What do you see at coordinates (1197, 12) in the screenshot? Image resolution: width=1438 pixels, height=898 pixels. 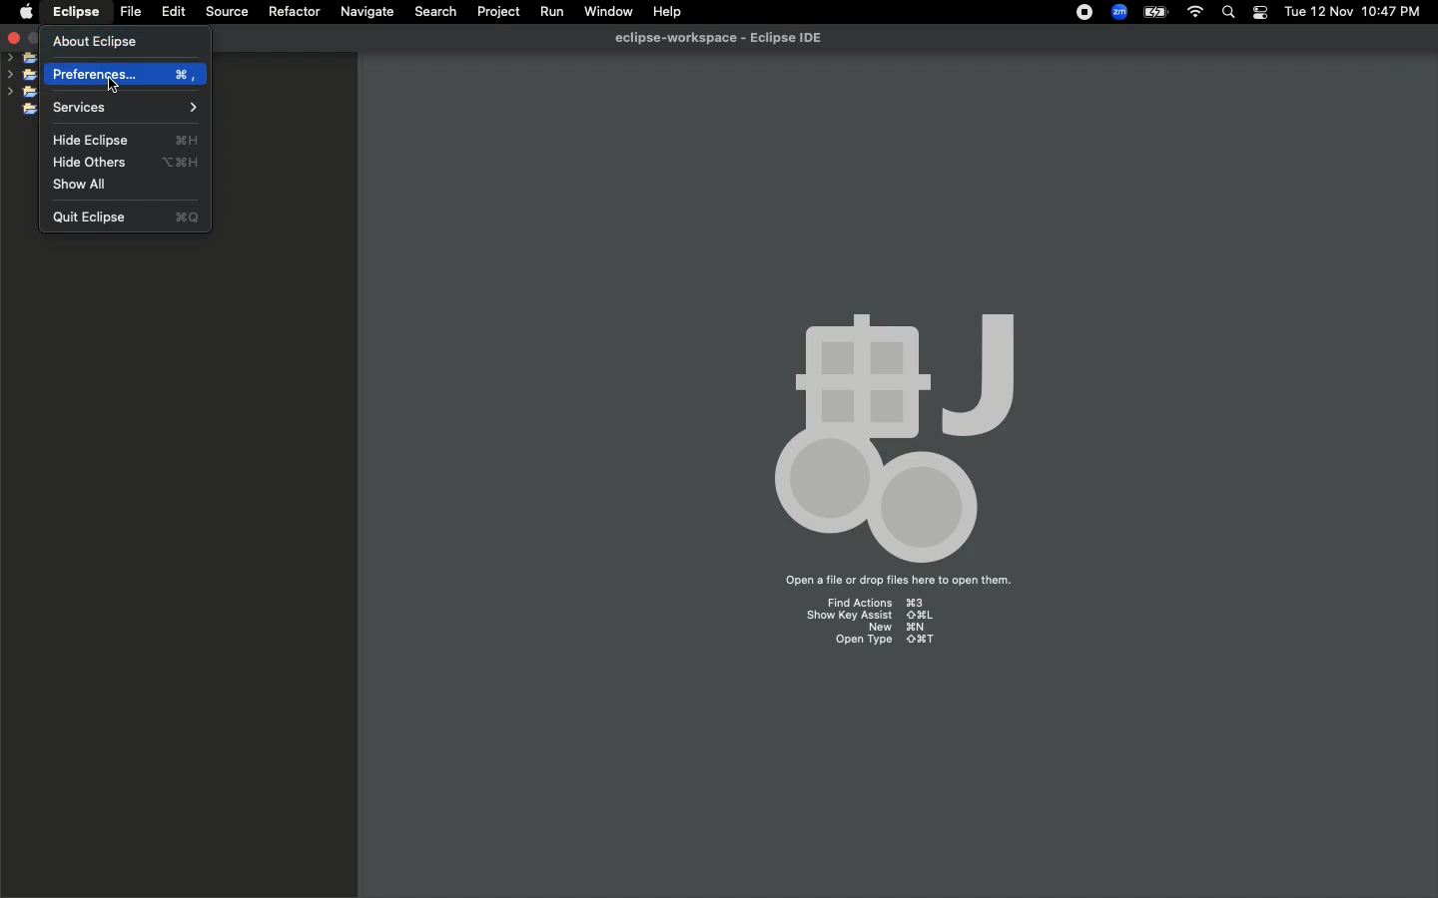 I see `Internet` at bounding box center [1197, 12].